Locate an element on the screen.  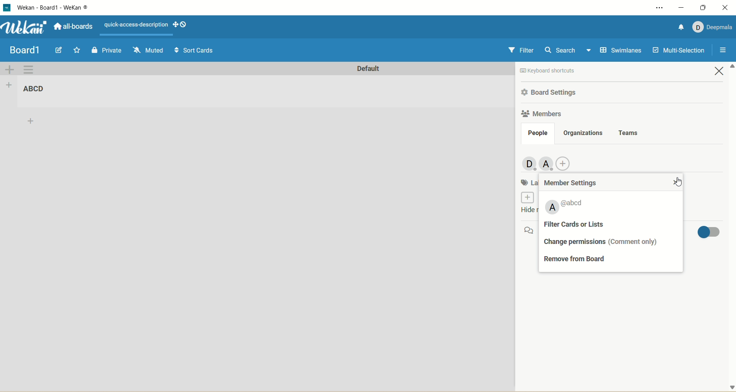
cursor is located at coordinates (683, 184).